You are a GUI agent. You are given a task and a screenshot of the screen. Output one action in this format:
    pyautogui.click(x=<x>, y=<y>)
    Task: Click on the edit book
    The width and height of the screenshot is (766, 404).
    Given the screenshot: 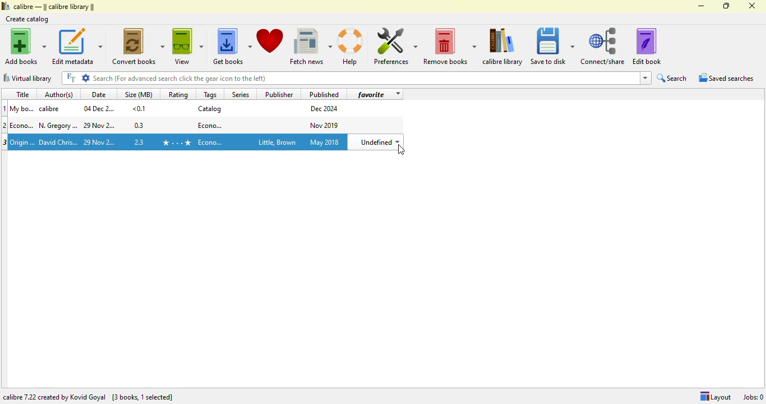 What is the action you would take?
    pyautogui.click(x=647, y=46)
    